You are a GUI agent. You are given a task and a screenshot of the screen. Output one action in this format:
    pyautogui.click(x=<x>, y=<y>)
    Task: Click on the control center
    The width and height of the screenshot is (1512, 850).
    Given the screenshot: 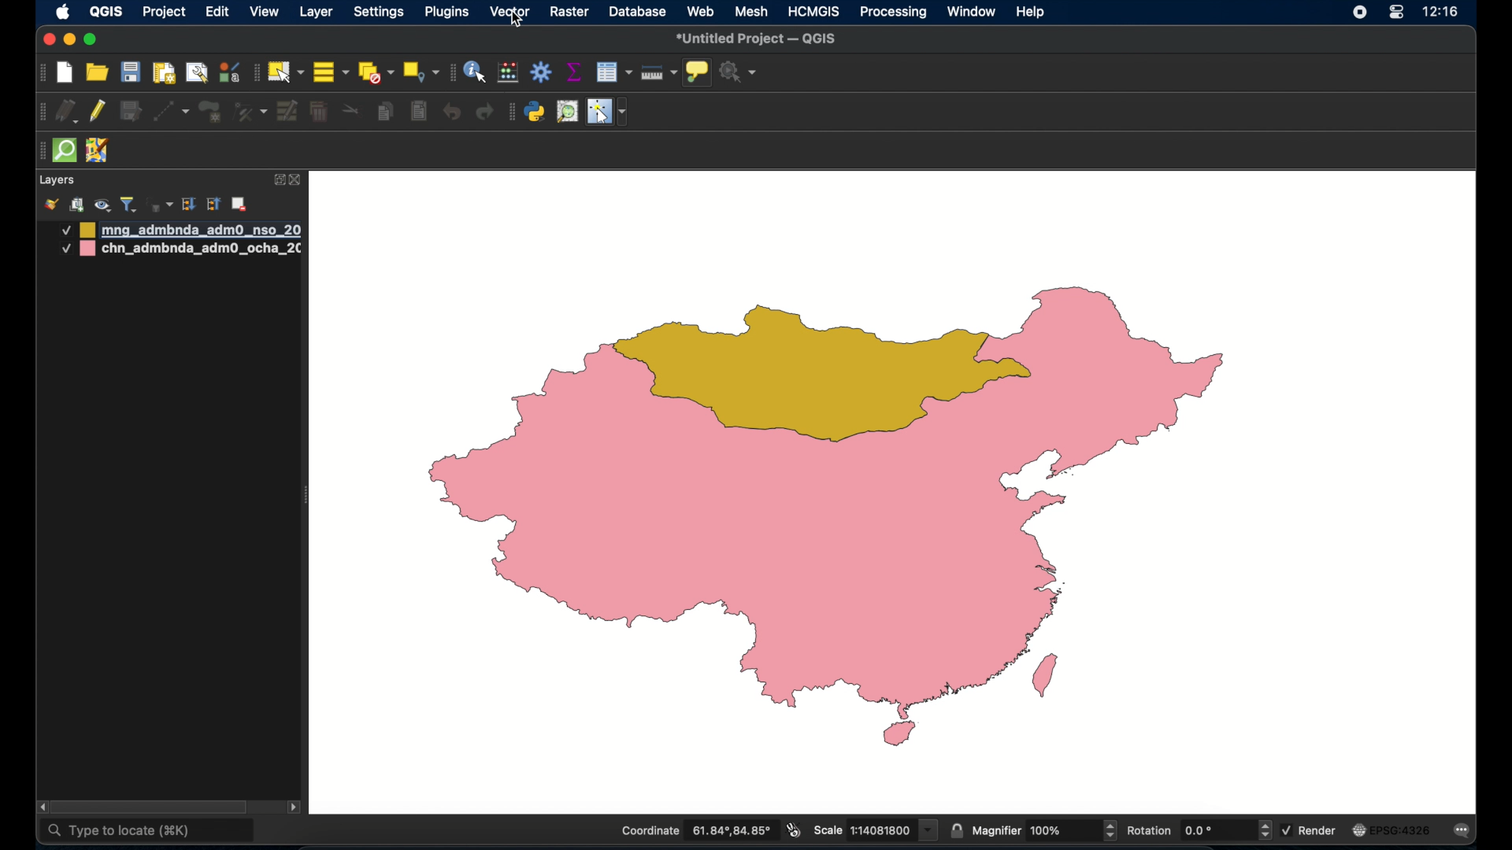 What is the action you would take?
    pyautogui.click(x=1395, y=13)
    